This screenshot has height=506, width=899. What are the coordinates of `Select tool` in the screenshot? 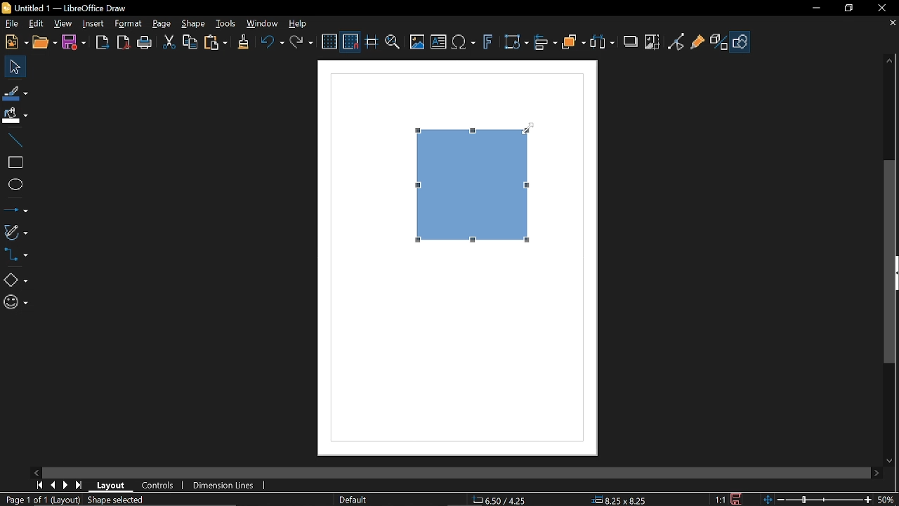 It's located at (13, 67).